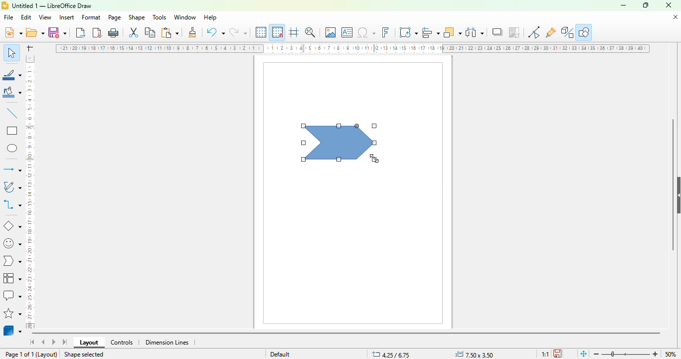 Image resolution: width=681 pixels, height=359 pixels. What do you see at coordinates (677, 195) in the screenshot?
I see `show` at bounding box center [677, 195].